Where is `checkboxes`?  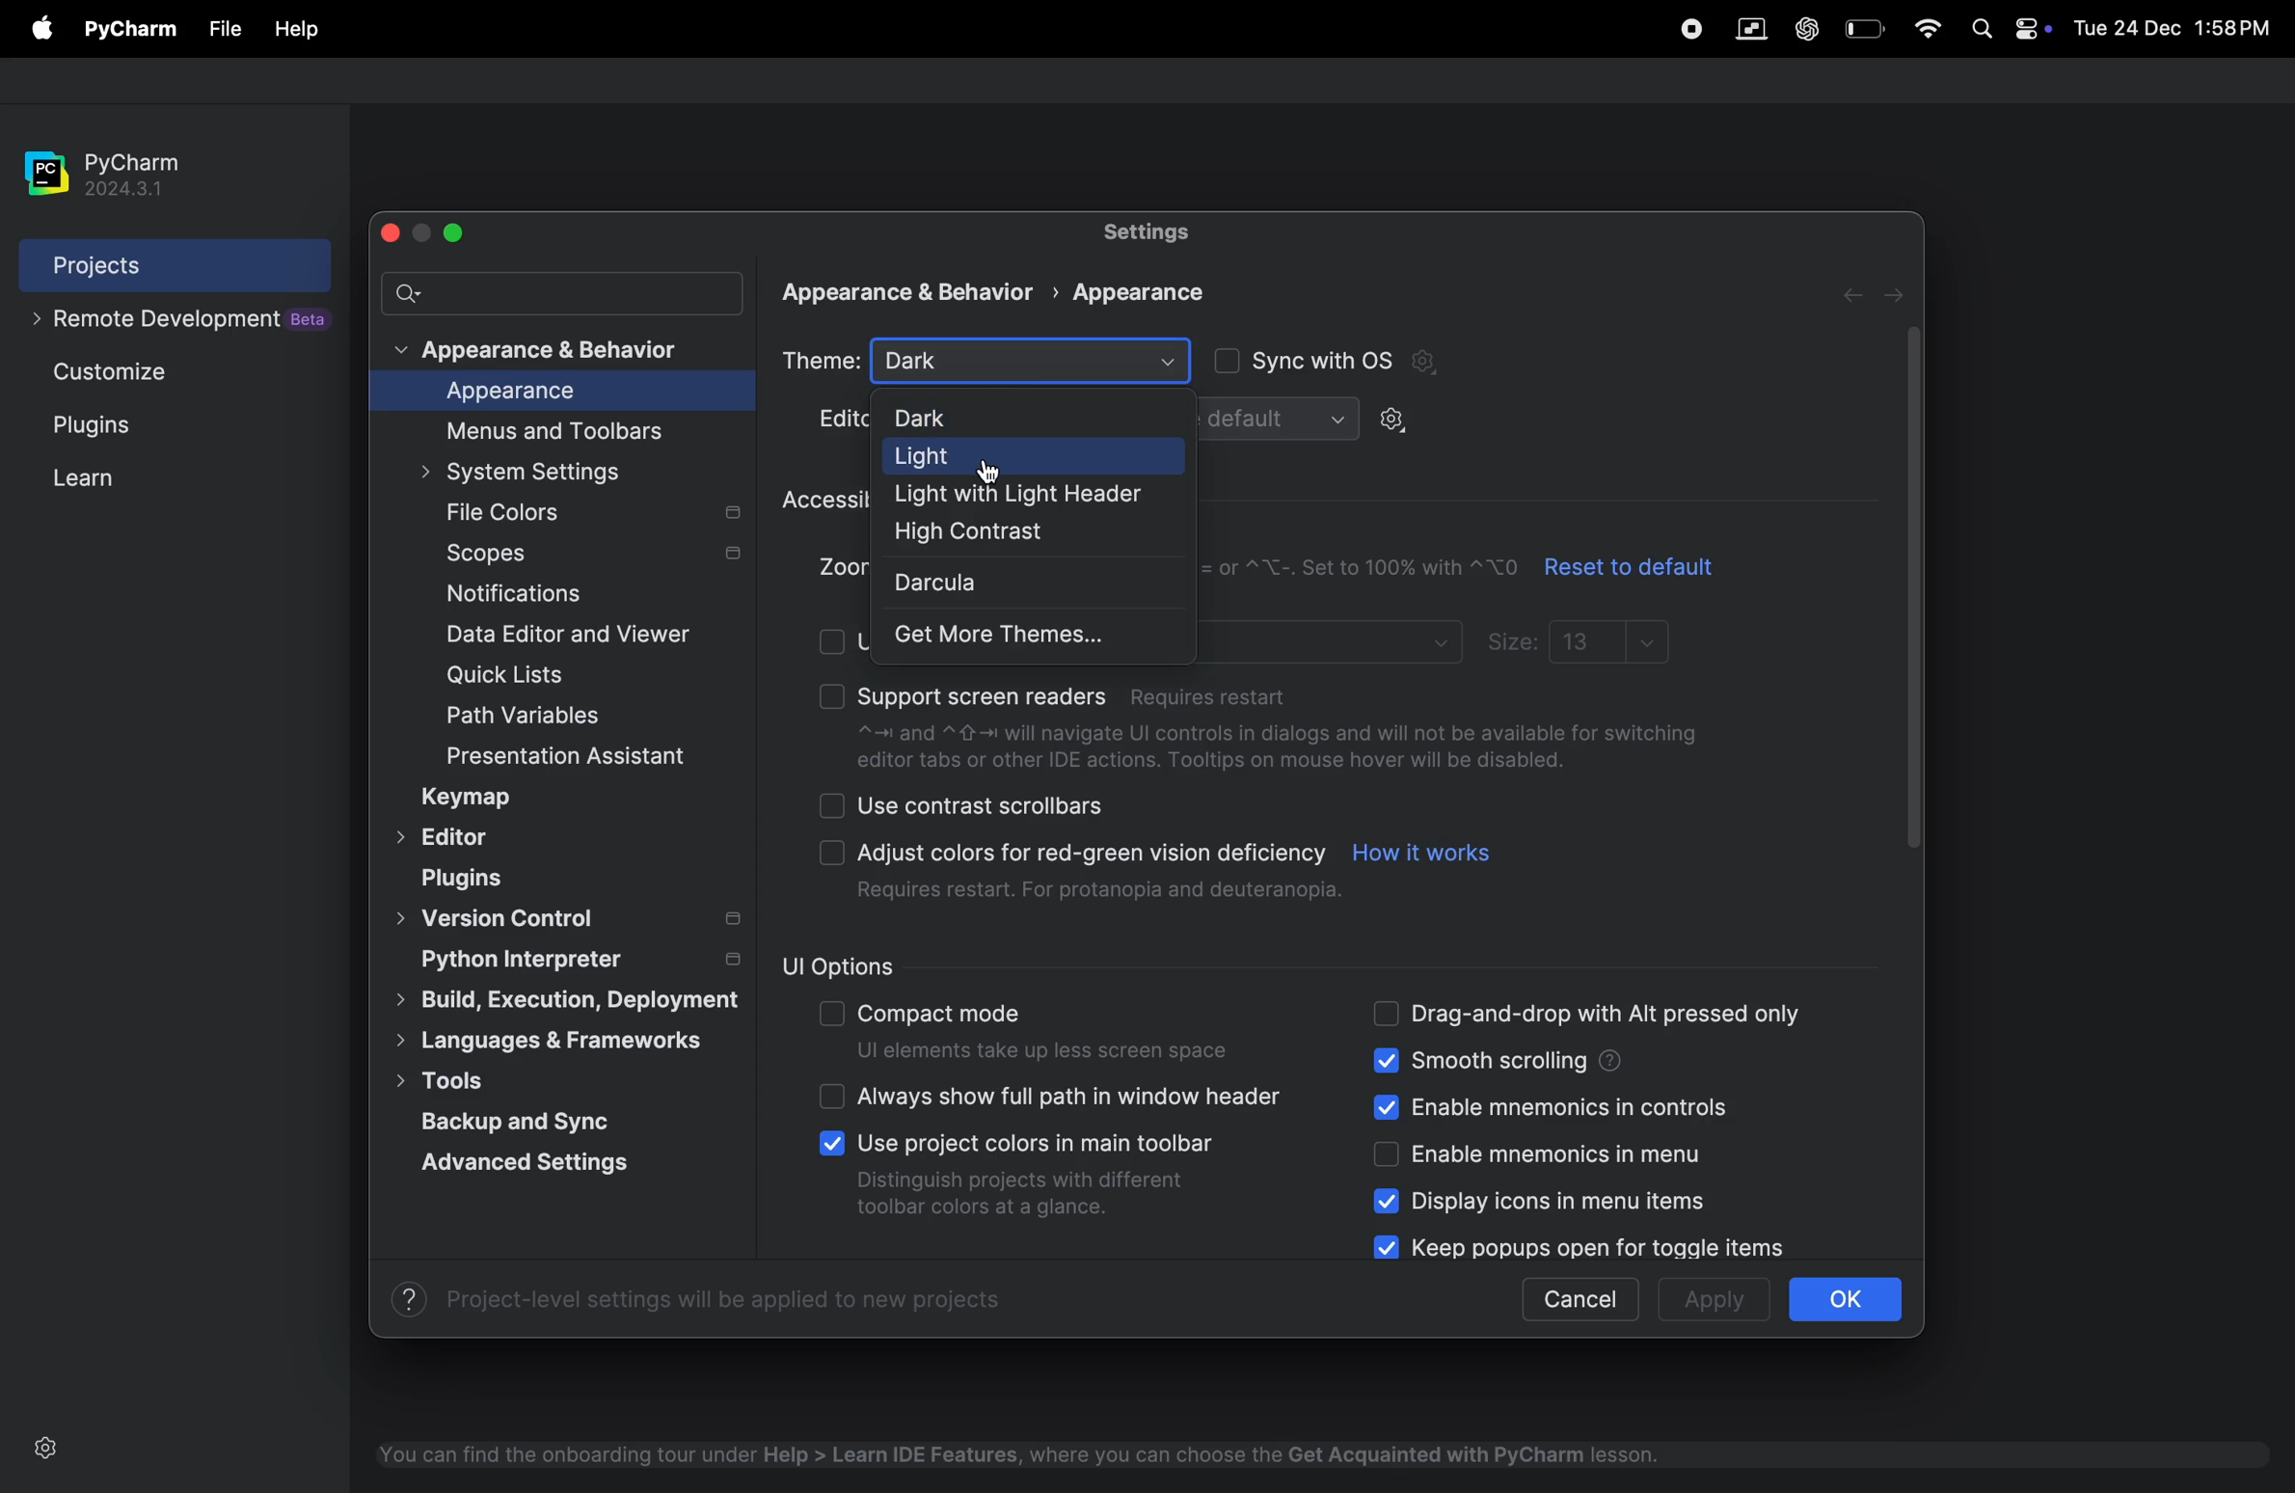
checkboxes is located at coordinates (828, 858).